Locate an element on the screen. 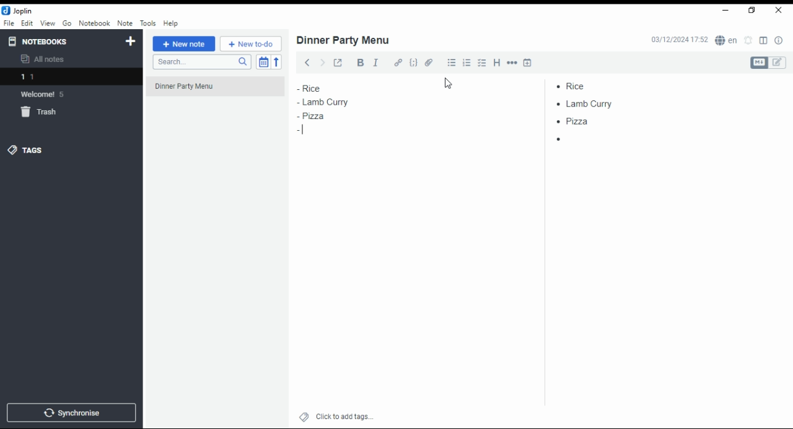 This screenshot has height=429, width=793. bold is located at coordinates (358, 63).